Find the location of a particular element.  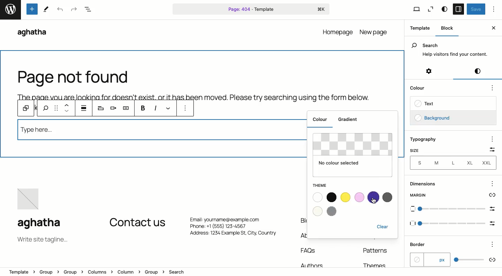

Settings is located at coordinates (430, 73).